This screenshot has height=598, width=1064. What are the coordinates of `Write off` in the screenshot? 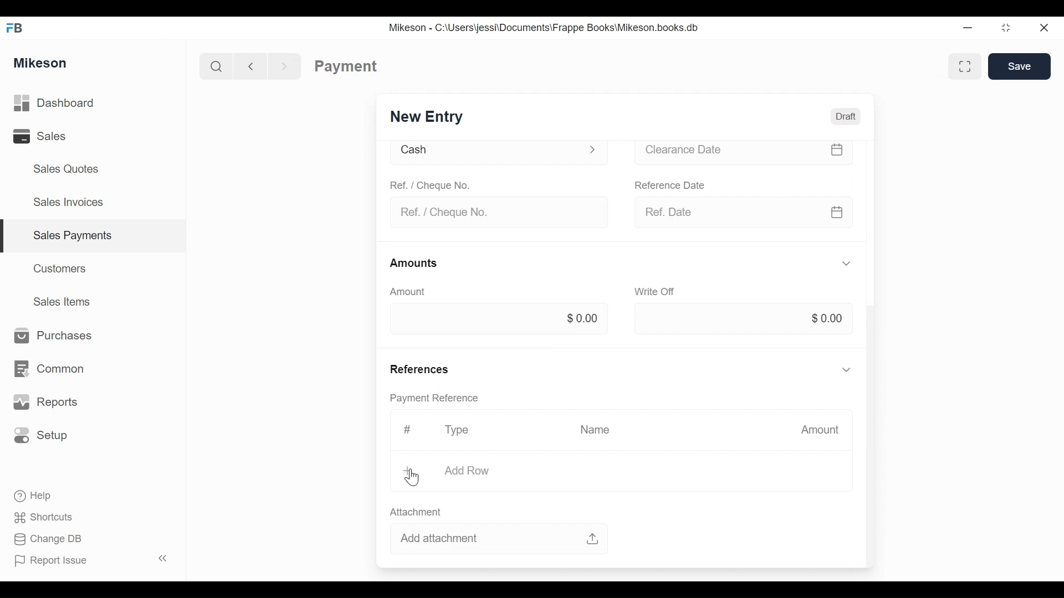 It's located at (656, 293).